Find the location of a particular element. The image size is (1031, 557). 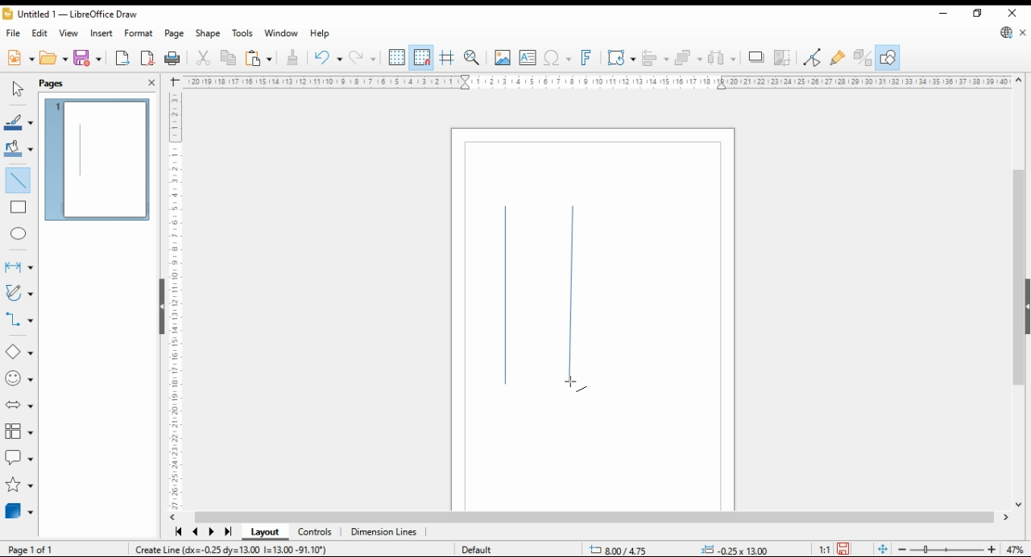

paste is located at coordinates (257, 58).